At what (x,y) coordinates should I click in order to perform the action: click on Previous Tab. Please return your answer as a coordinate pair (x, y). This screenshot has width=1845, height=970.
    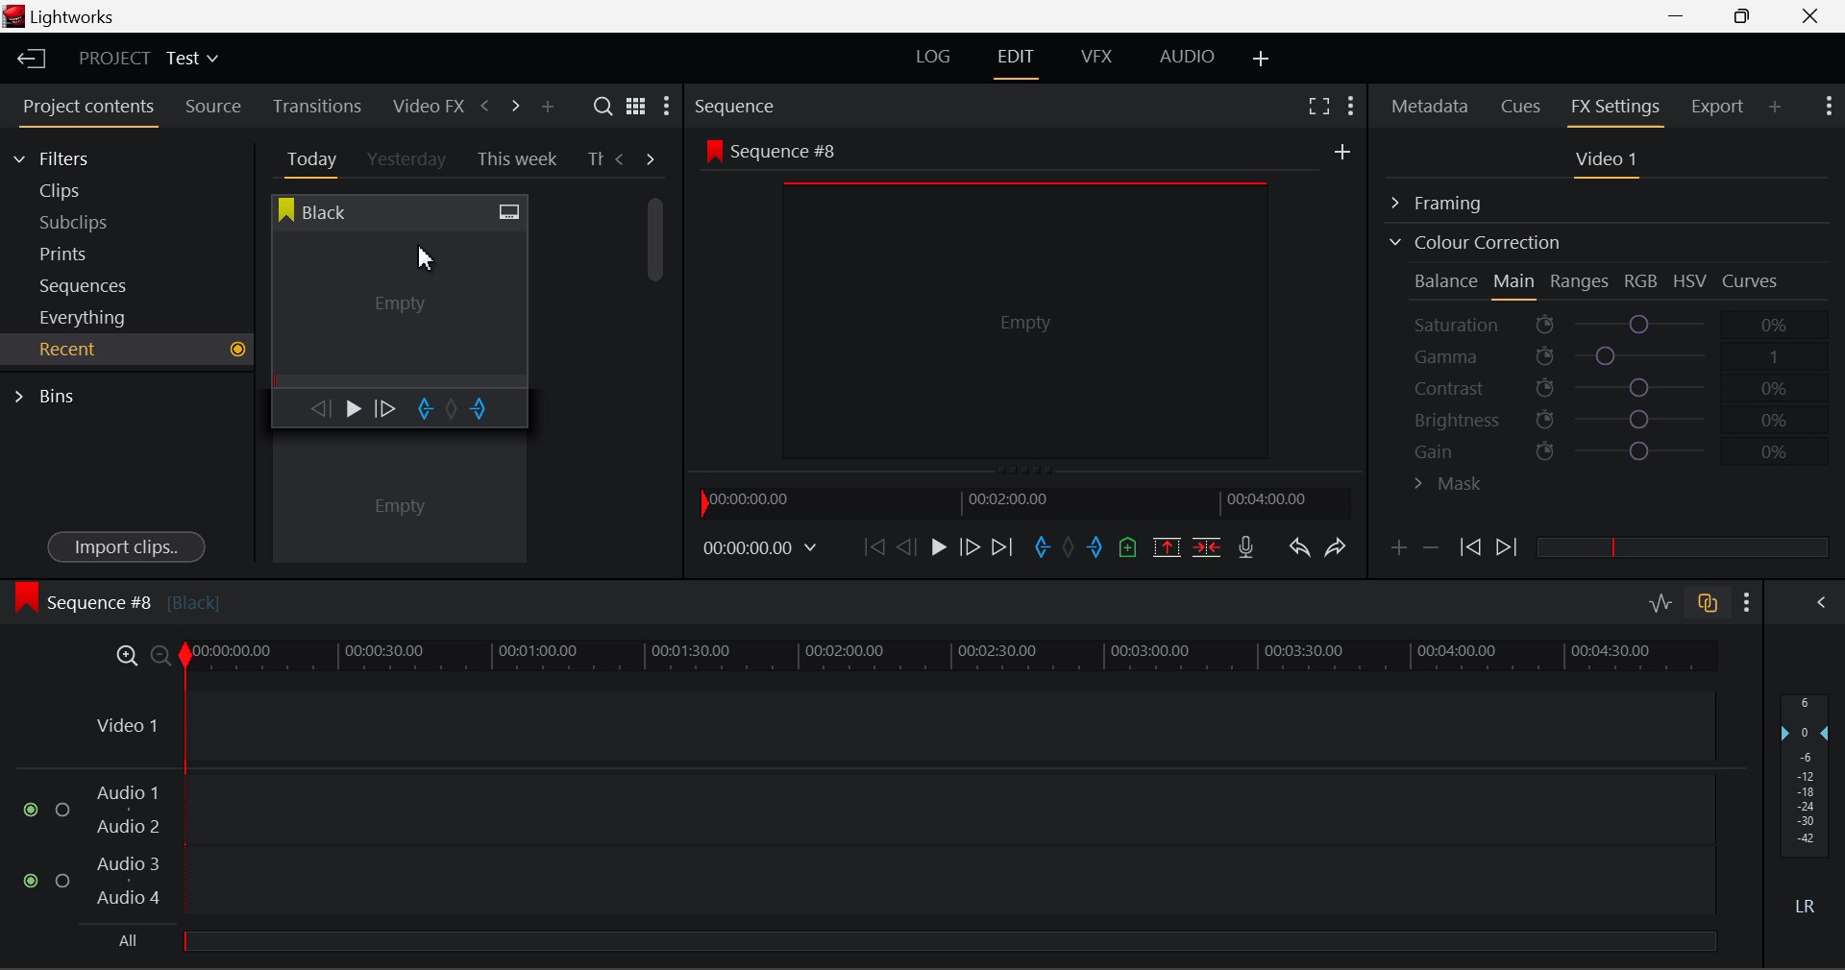
    Looking at the image, I should click on (623, 158).